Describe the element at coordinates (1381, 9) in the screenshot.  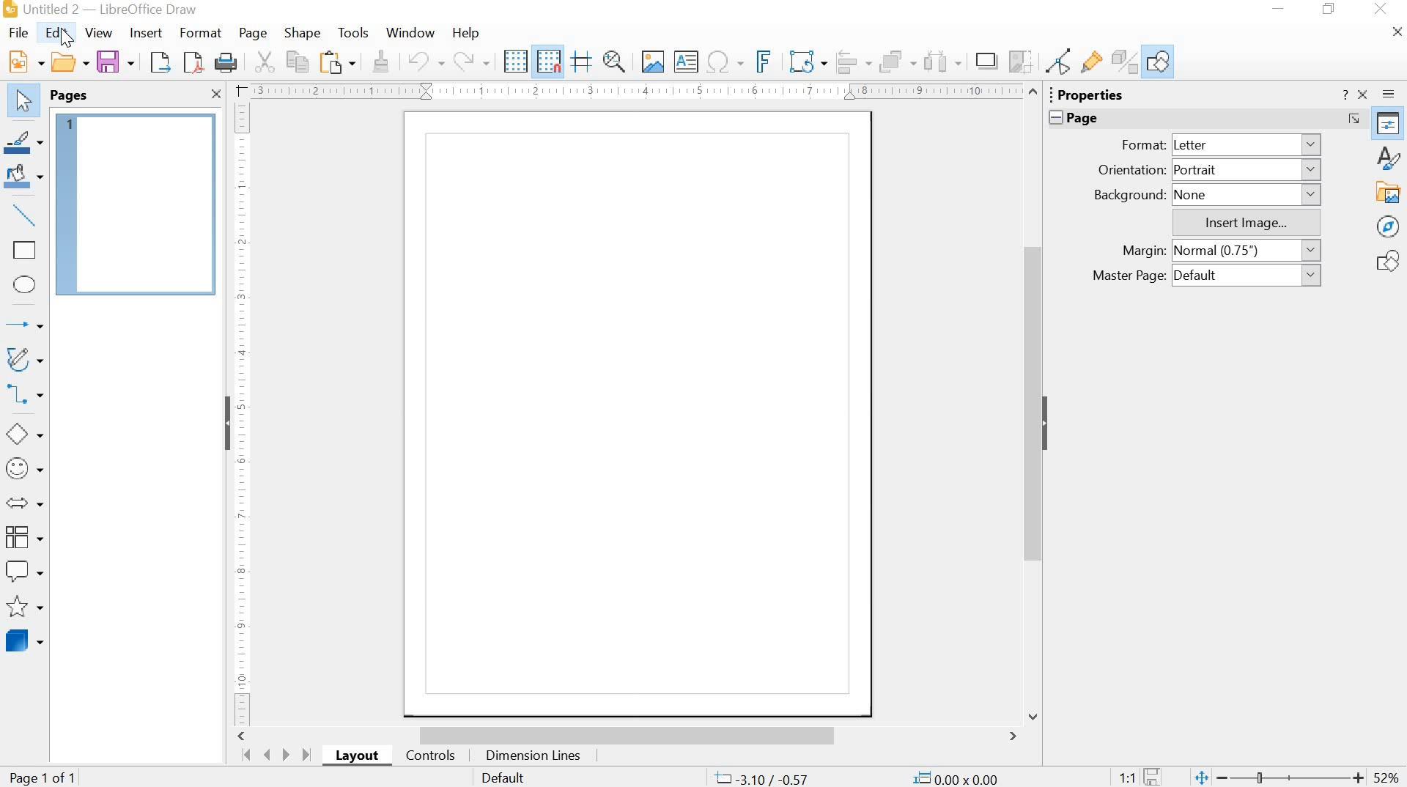
I see `close` at that location.